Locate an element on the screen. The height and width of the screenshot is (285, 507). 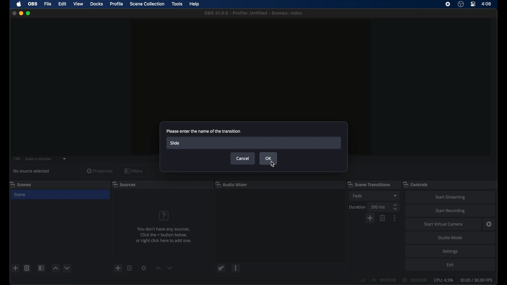
question mark icon is located at coordinates (165, 216).